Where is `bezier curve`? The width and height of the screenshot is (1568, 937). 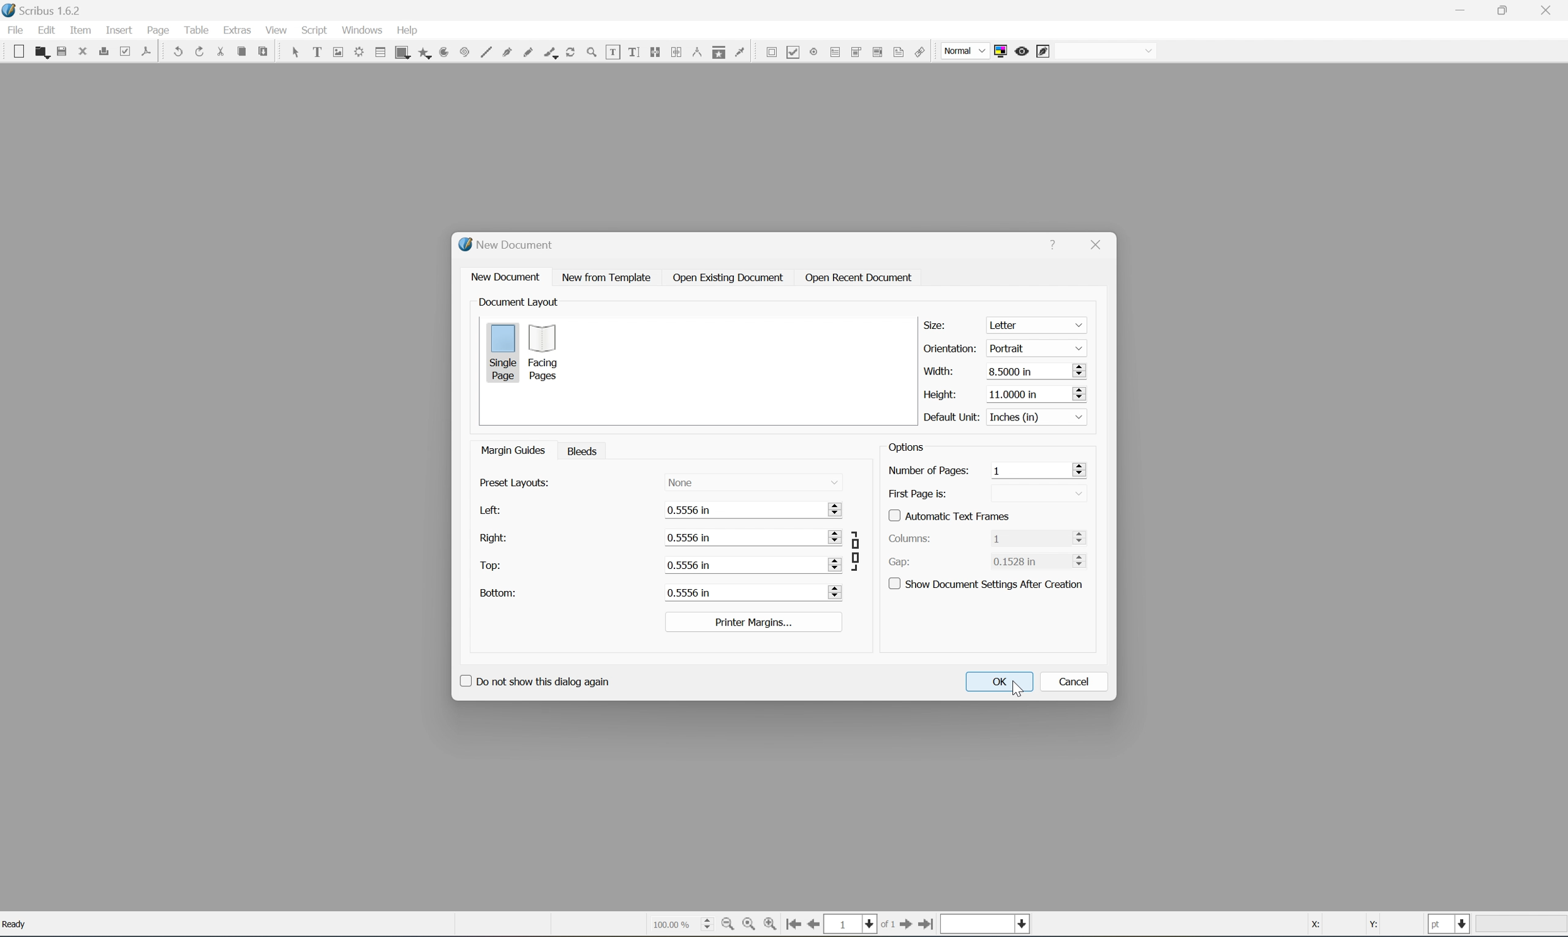 bezier curve is located at coordinates (507, 53).